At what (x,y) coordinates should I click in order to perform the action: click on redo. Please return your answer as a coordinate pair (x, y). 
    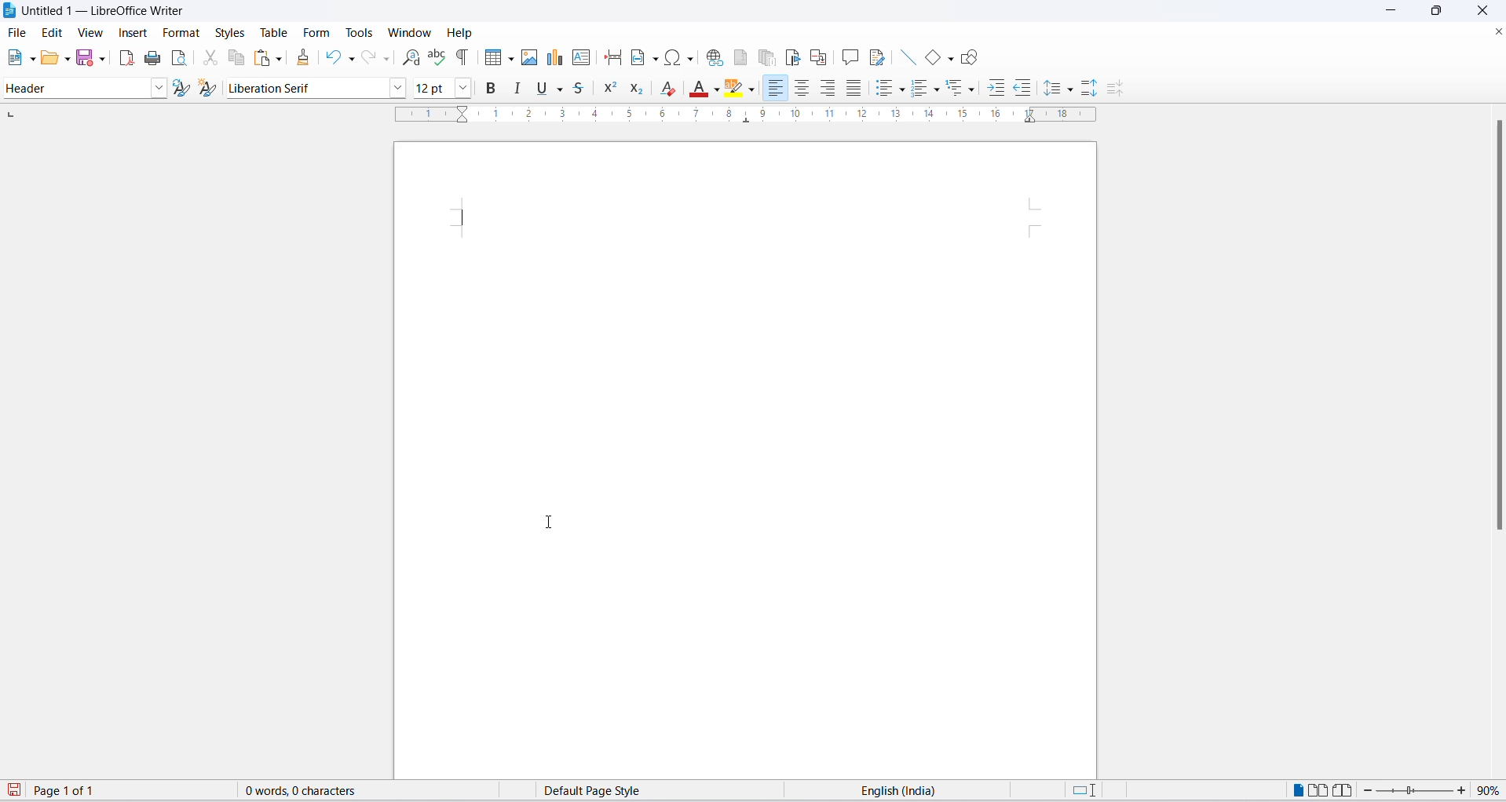
    Looking at the image, I should click on (376, 58).